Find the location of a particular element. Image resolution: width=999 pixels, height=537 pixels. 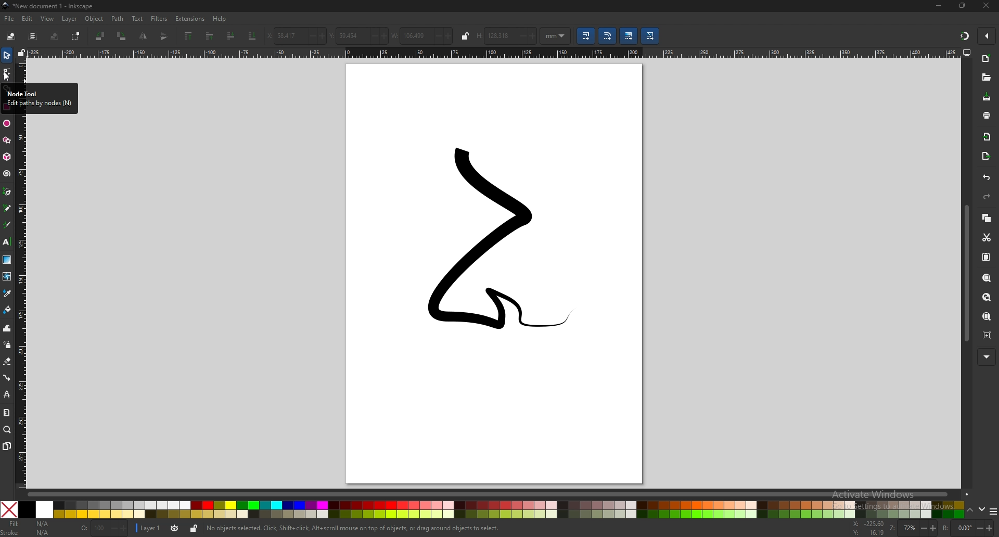

connector is located at coordinates (7, 378).